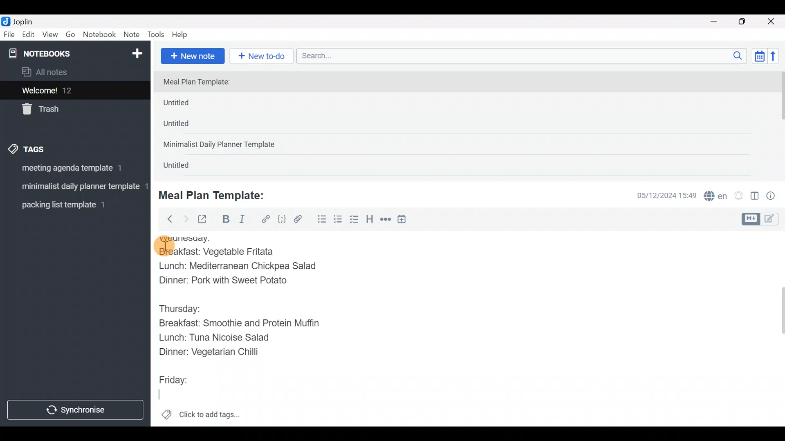  Describe the element at coordinates (222, 145) in the screenshot. I see `Minimalist Daily Planner Template` at that location.